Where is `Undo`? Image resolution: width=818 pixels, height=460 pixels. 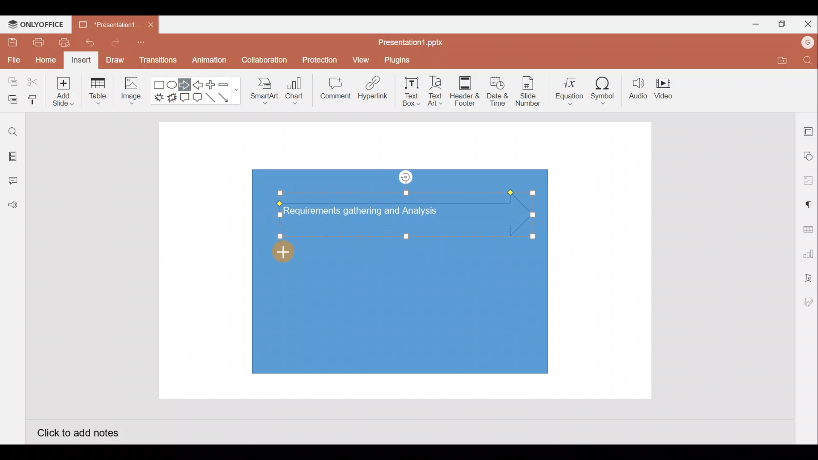
Undo is located at coordinates (86, 43).